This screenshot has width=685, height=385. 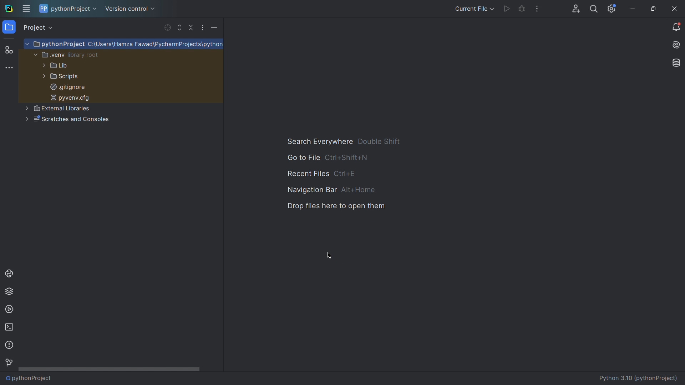 I want to click on Notifications, so click(x=676, y=27).